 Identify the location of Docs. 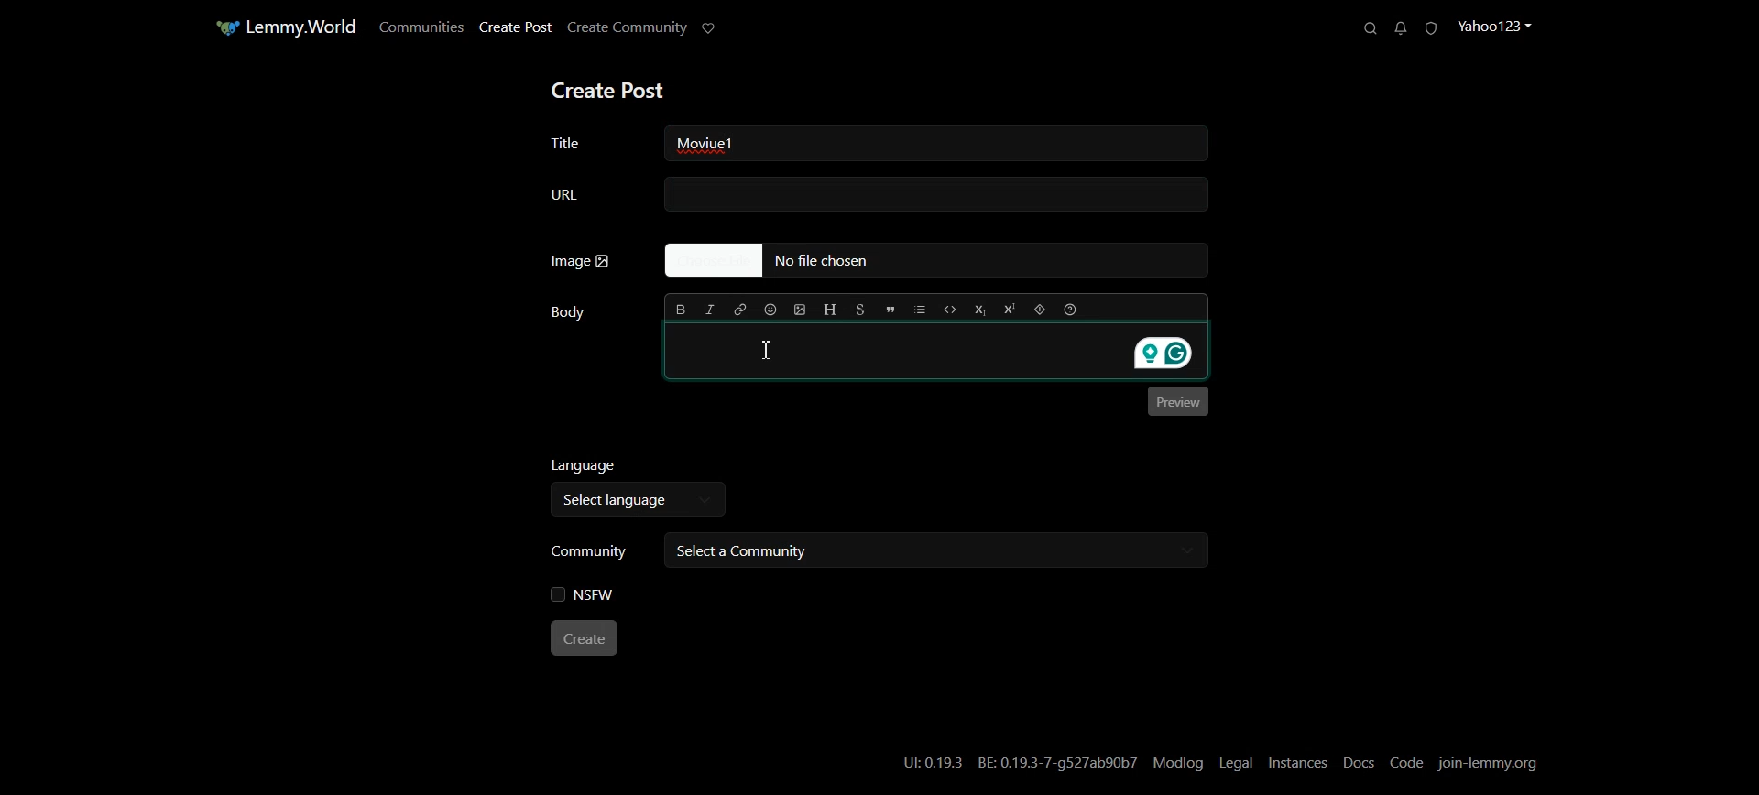
(1359, 763).